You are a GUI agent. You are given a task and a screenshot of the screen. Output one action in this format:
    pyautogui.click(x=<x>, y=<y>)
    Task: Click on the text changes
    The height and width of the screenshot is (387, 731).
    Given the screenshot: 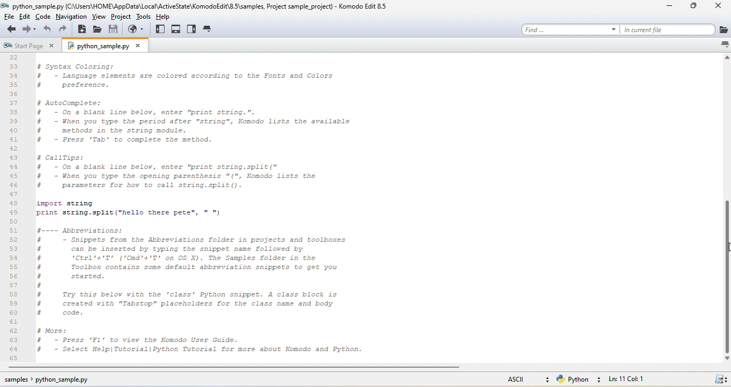 What is the action you would take?
    pyautogui.click(x=217, y=207)
    